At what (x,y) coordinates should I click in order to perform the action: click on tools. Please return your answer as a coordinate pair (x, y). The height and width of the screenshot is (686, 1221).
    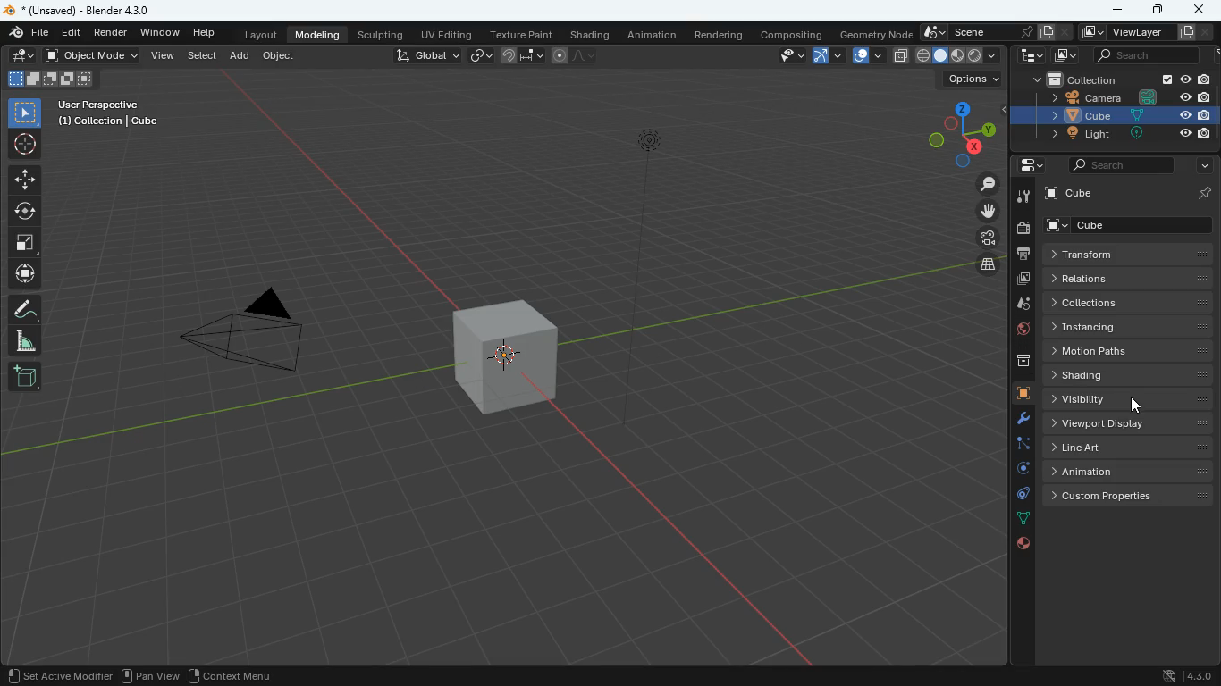
    Looking at the image, I should click on (1023, 196).